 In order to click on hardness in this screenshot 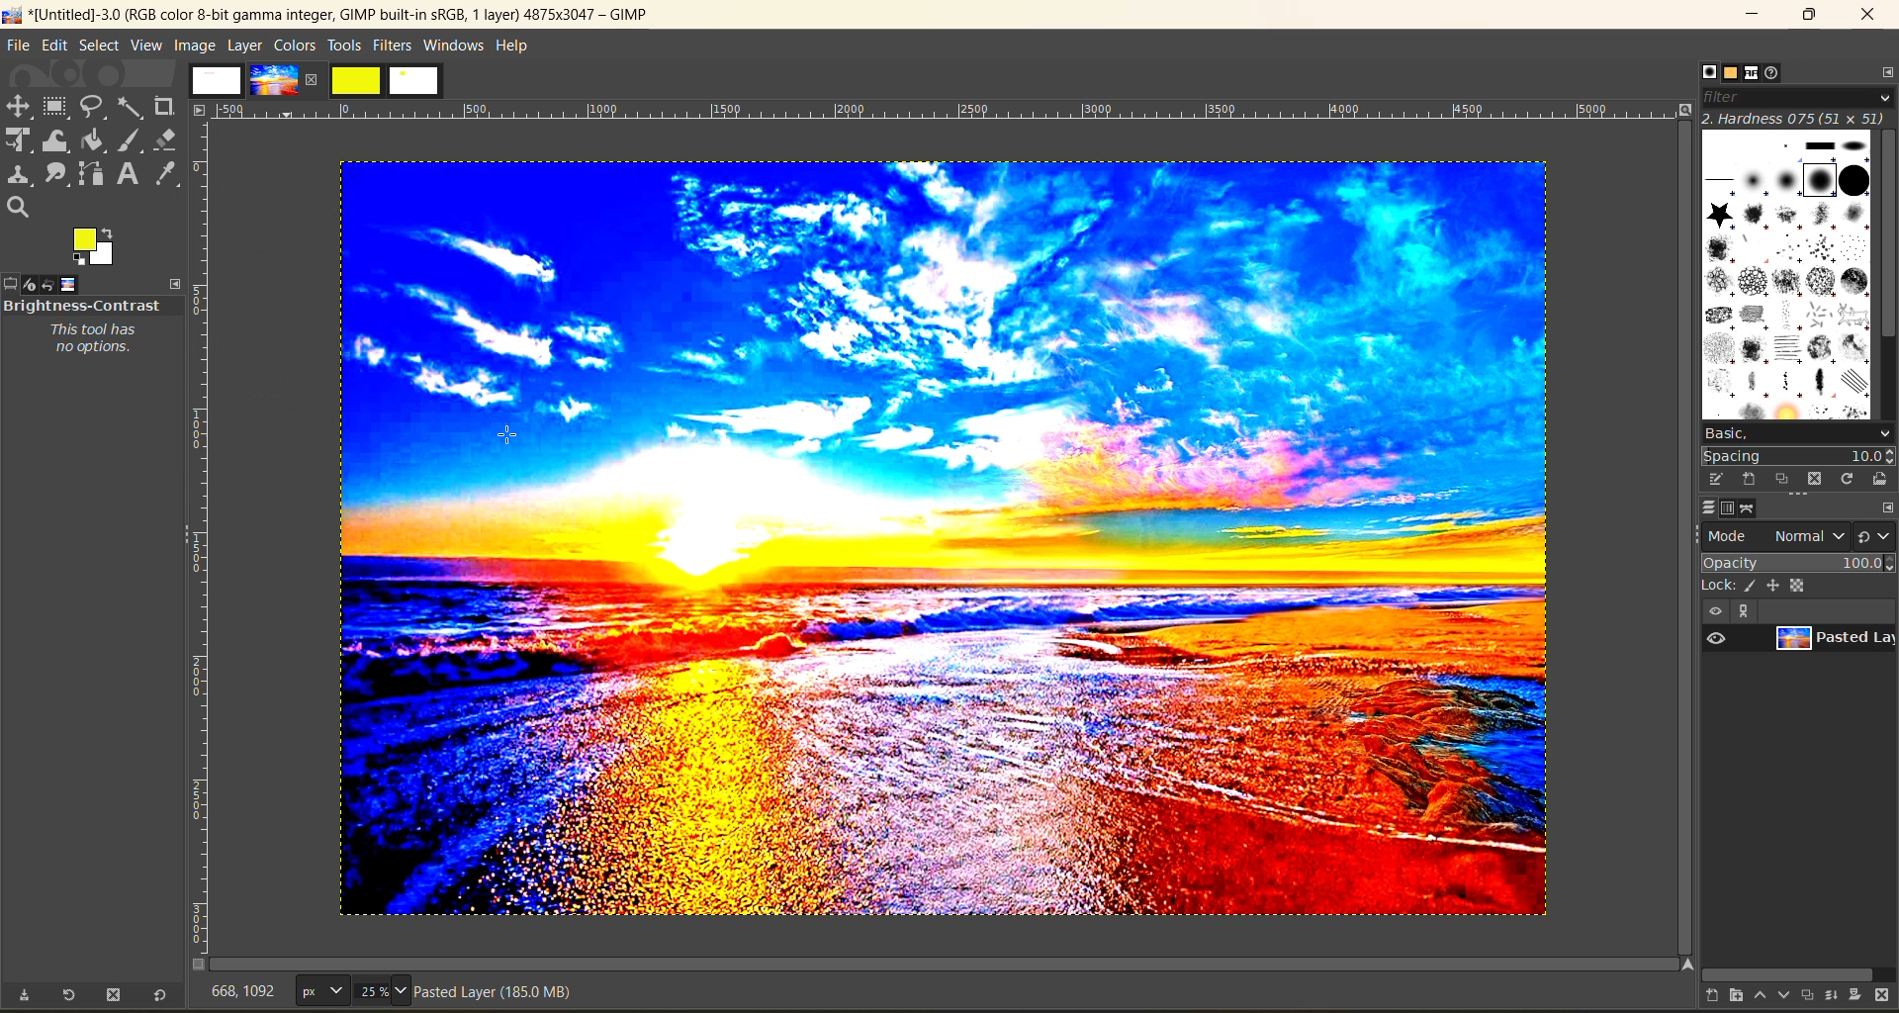, I will do `click(1797, 118)`.